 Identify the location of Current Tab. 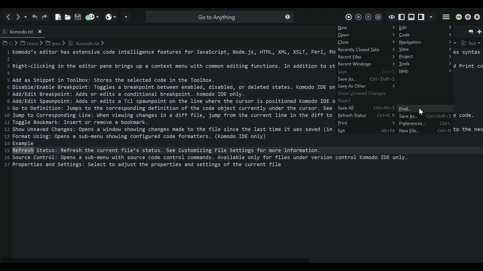
(23, 31).